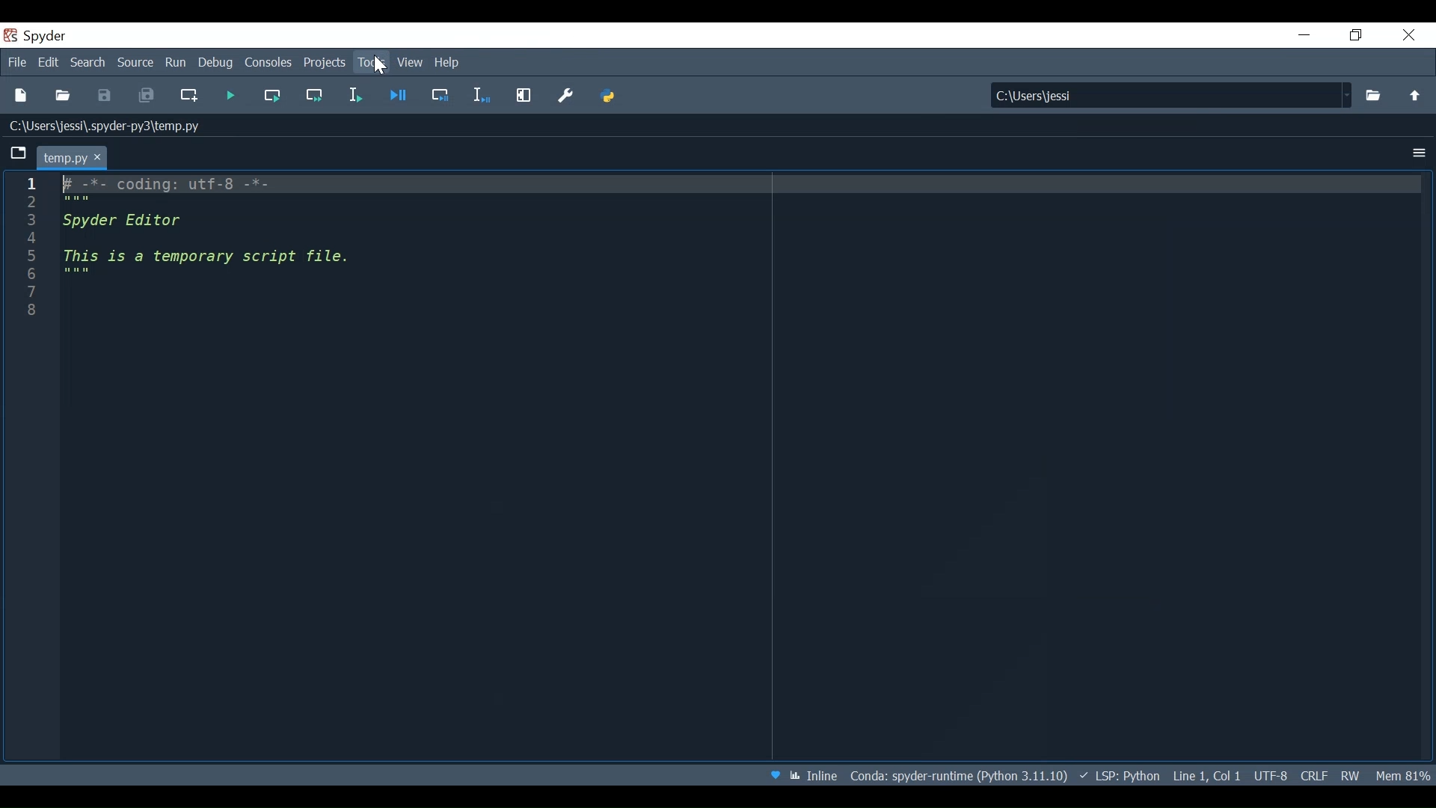 The height and width of the screenshot is (808, 1436). What do you see at coordinates (370, 63) in the screenshot?
I see `Tools` at bounding box center [370, 63].